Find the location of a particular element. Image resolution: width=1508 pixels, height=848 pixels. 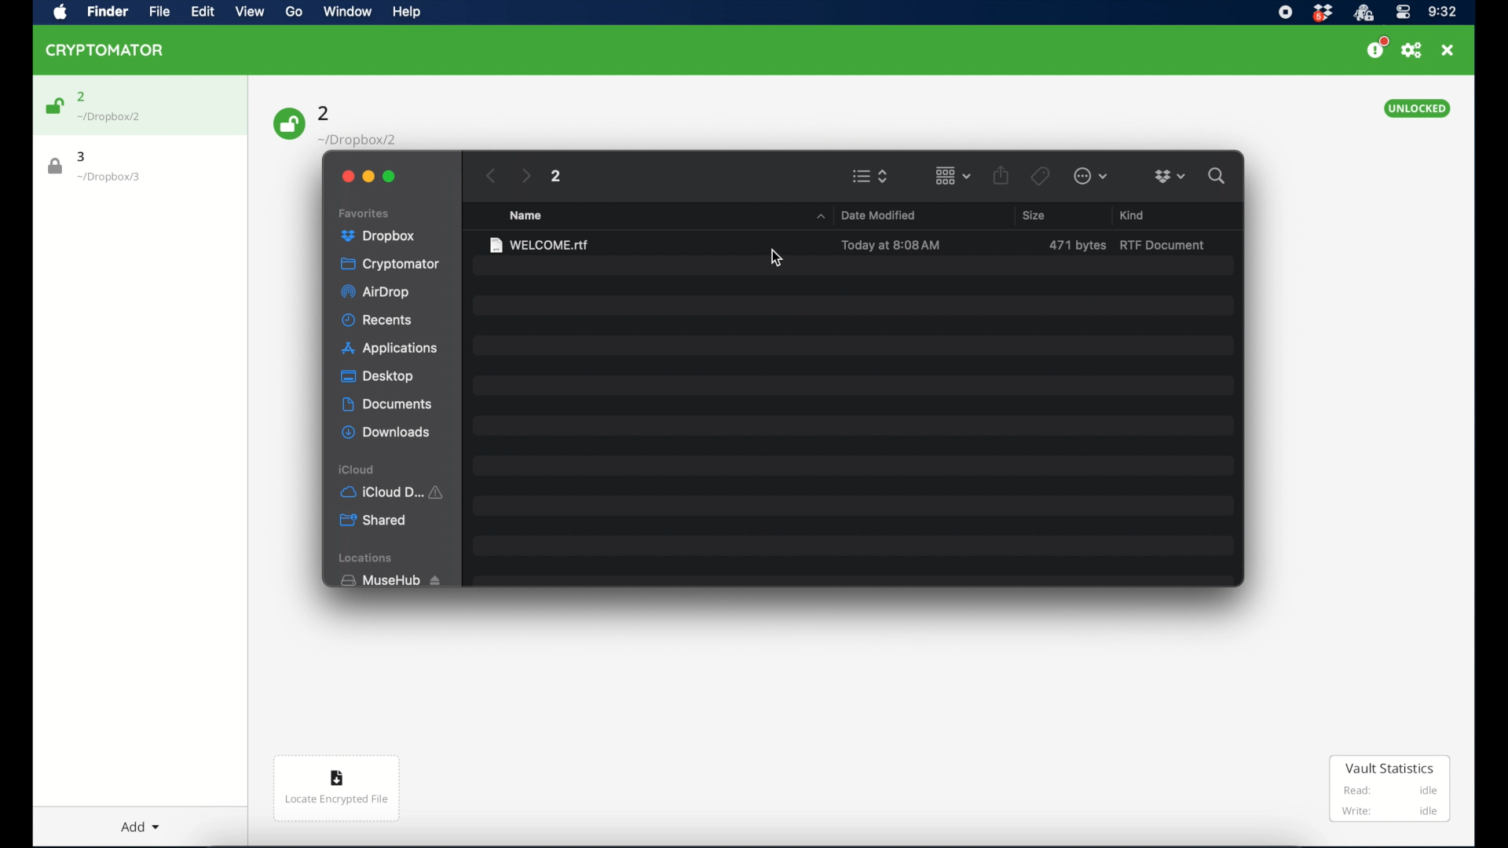

date is located at coordinates (891, 246).